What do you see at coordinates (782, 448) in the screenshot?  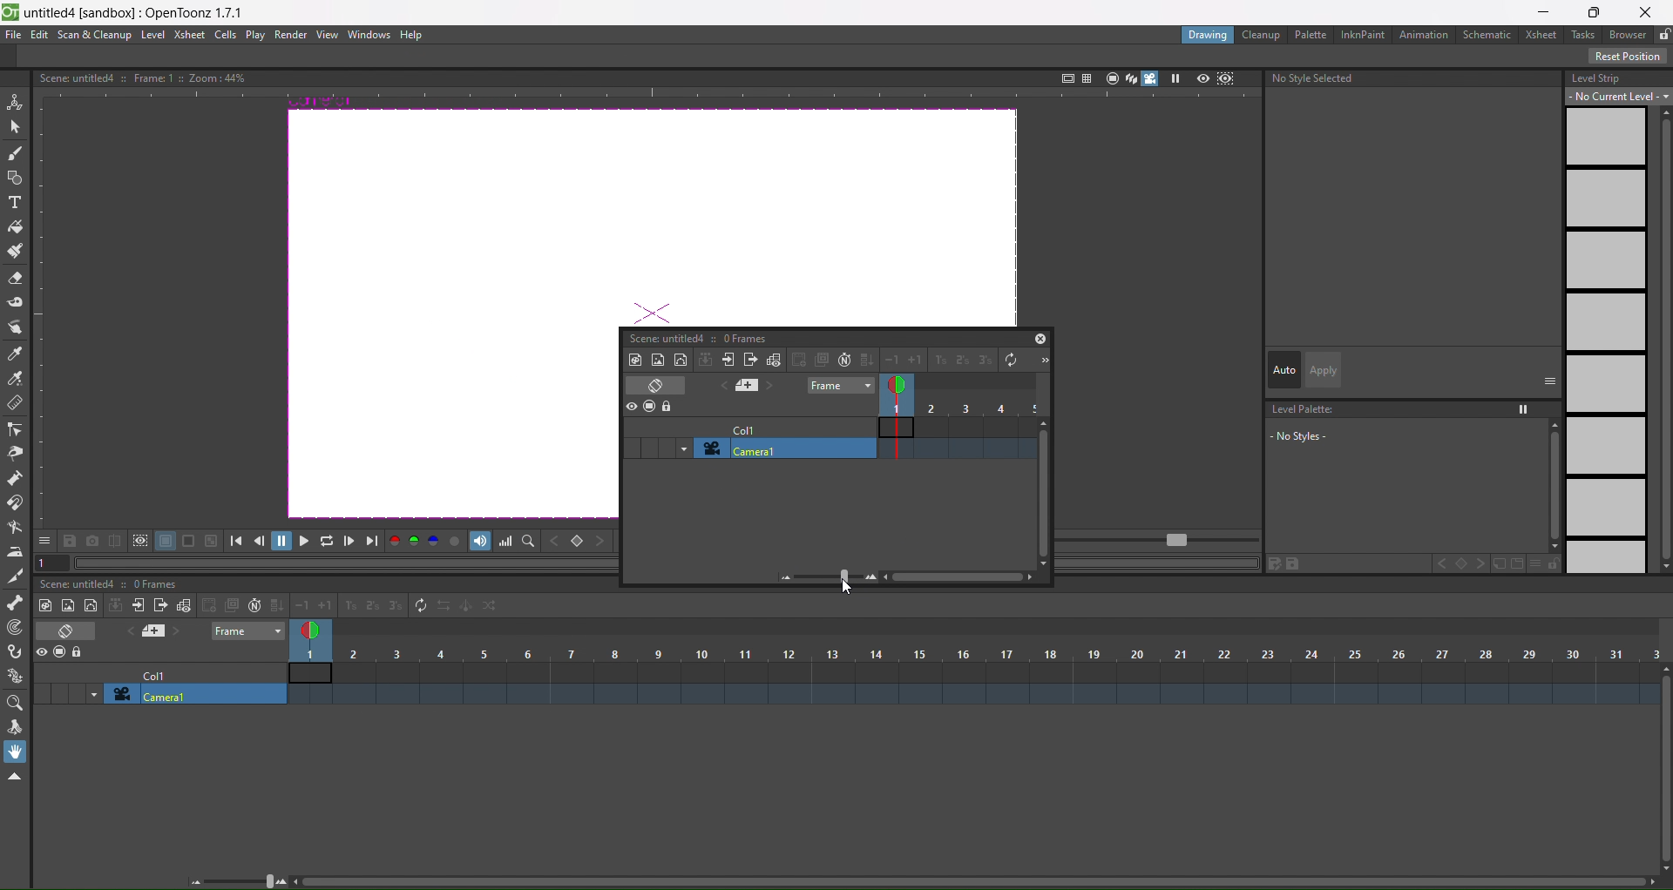 I see `camera1` at bounding box center [782, 448].